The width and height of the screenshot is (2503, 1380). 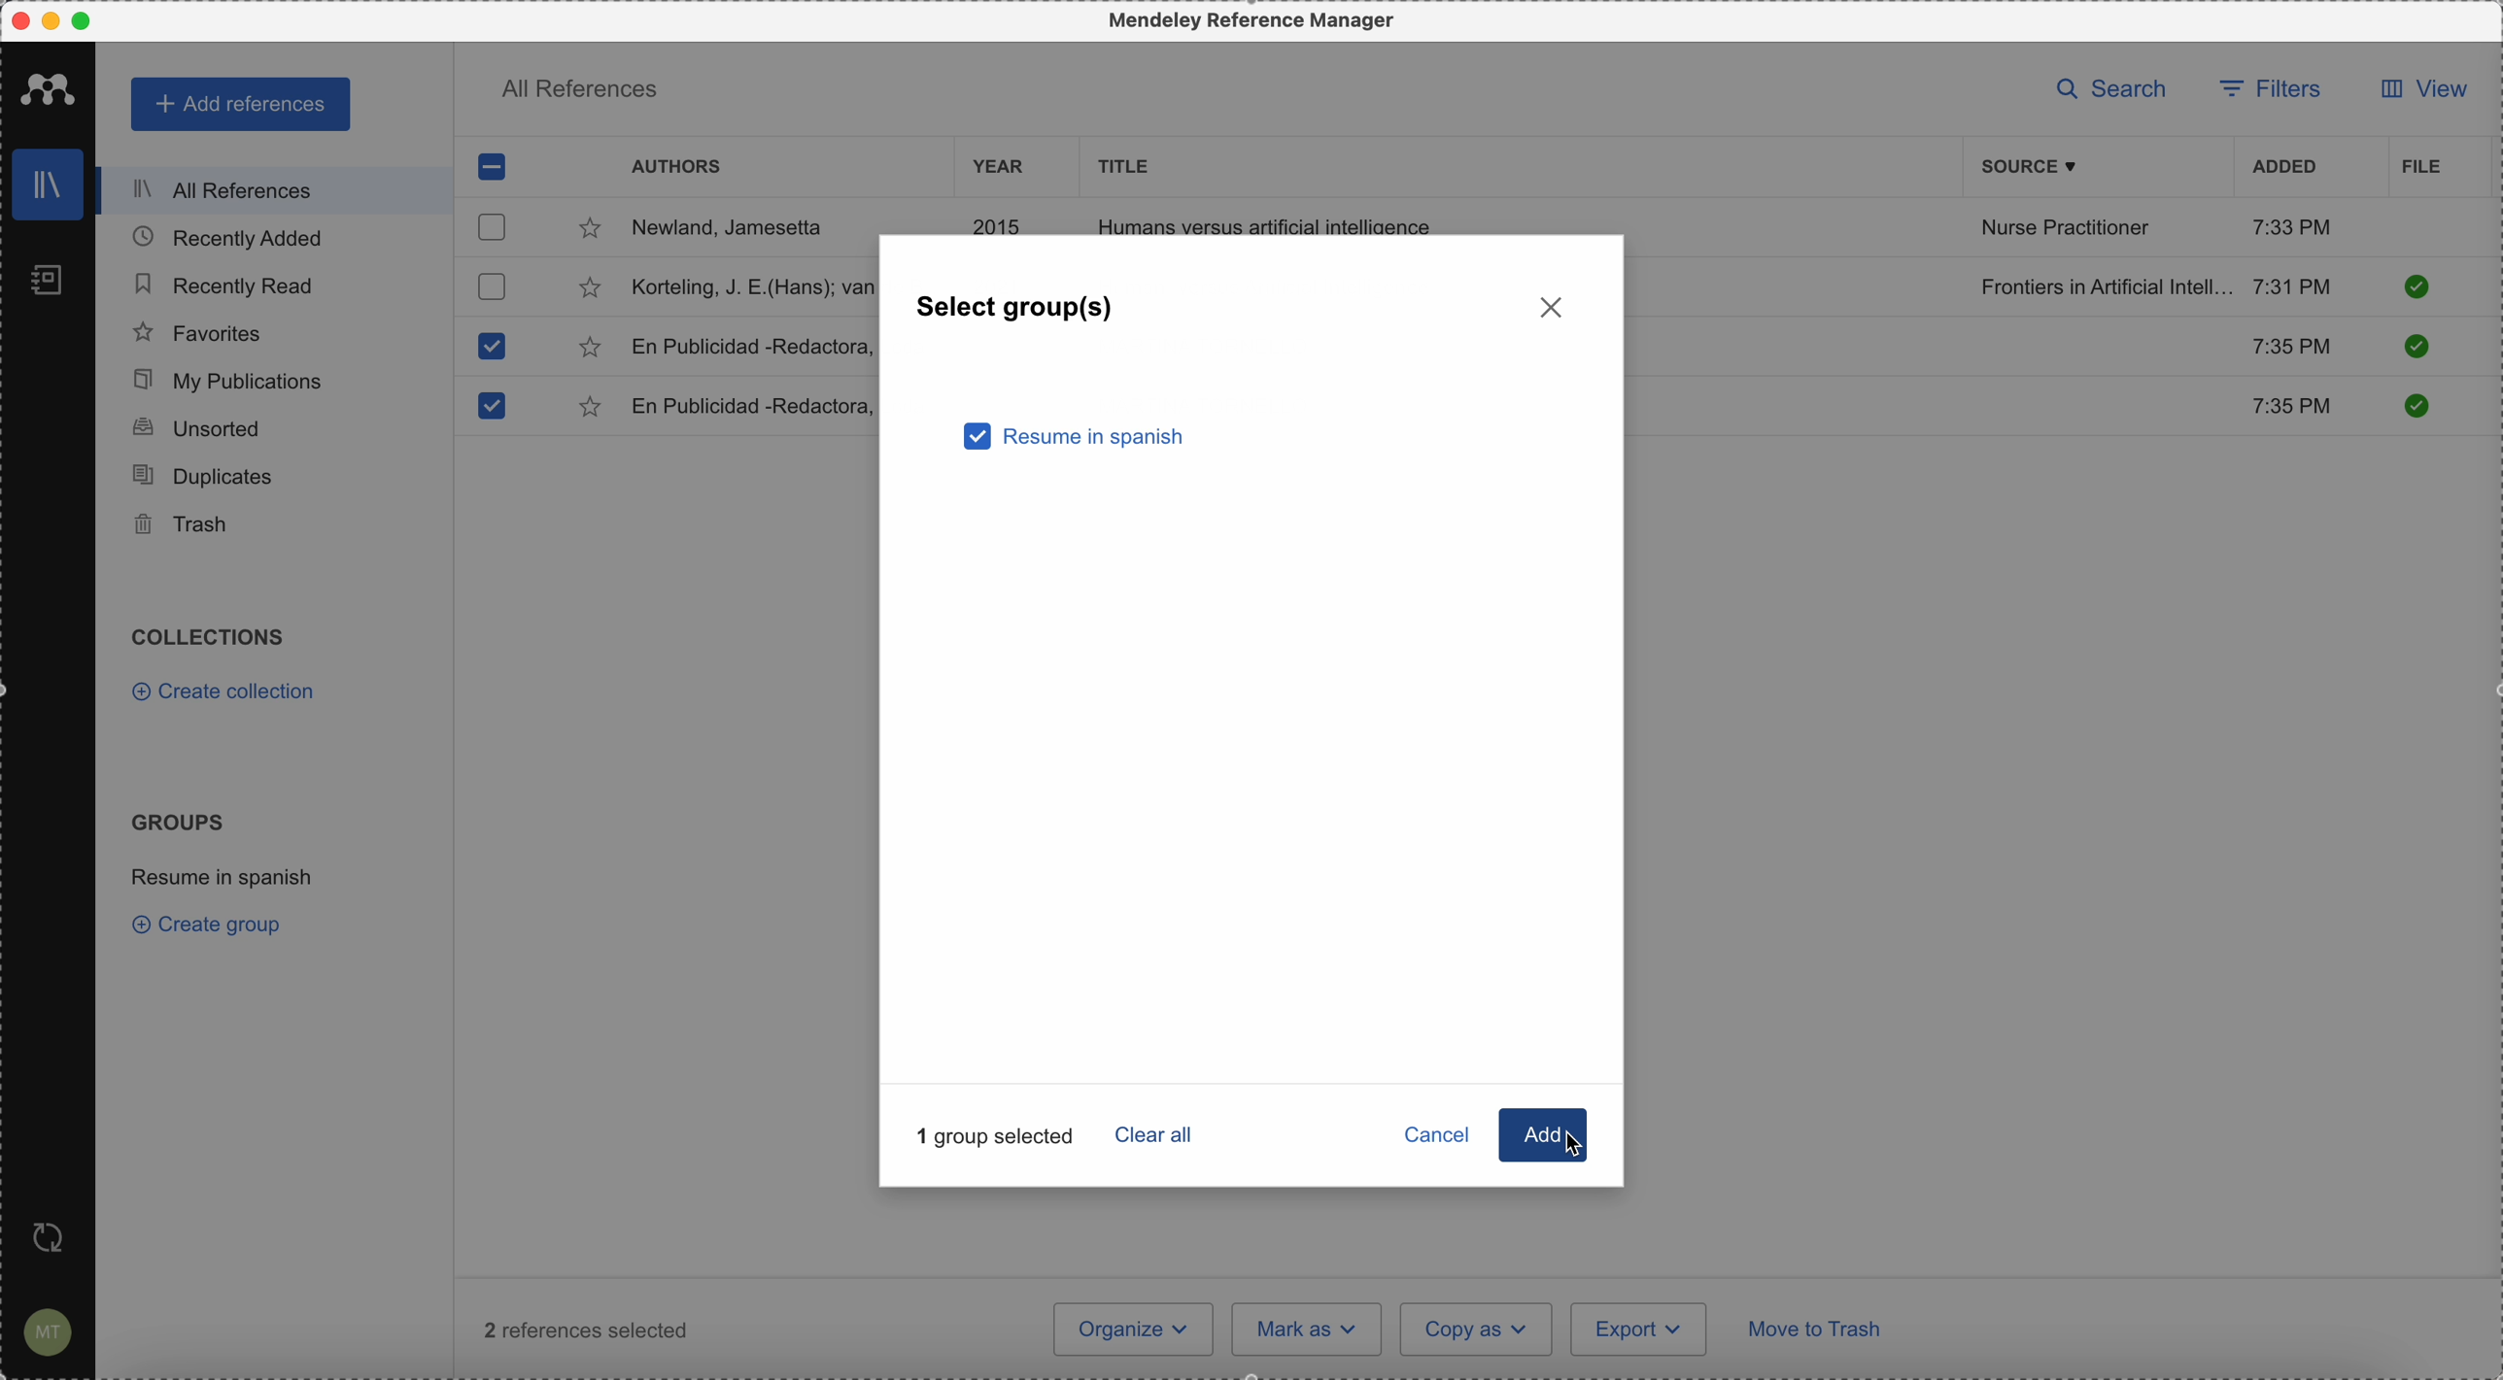 What do you see at coordinates (2118, 90) in the screenshot?
I see `search` at bounding box center [2118, 90].